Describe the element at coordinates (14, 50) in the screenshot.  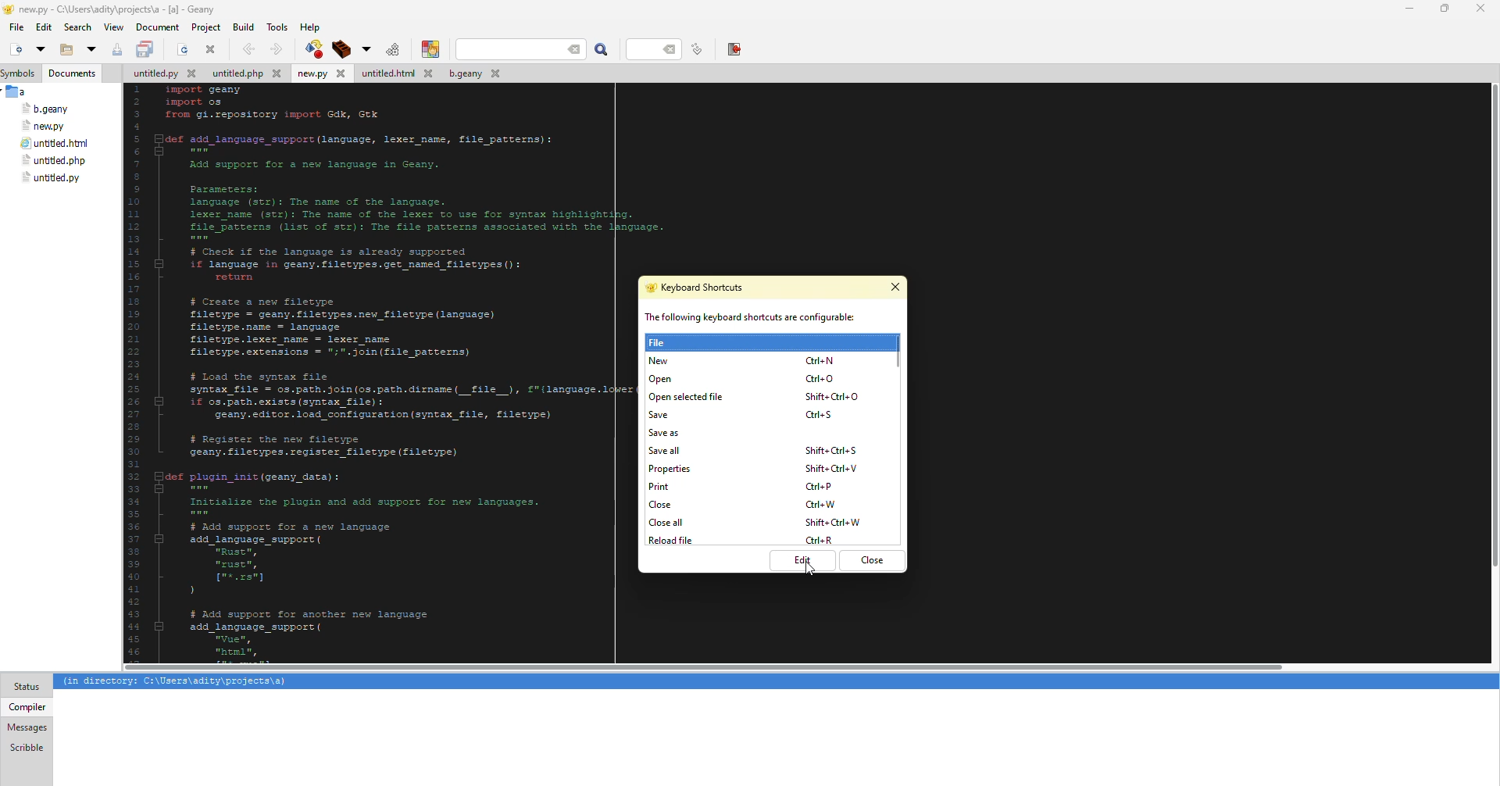
I see `new` at that location.